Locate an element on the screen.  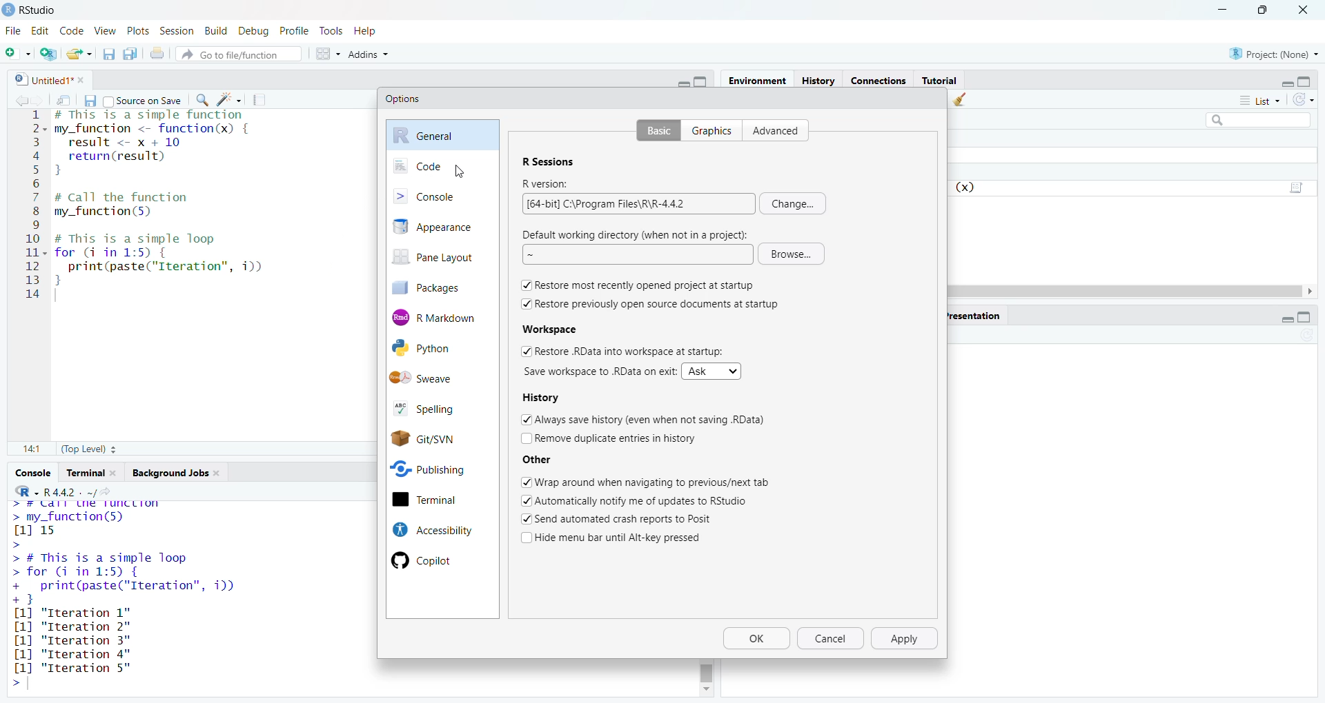
Sweave is located at coordinates (443, 377).